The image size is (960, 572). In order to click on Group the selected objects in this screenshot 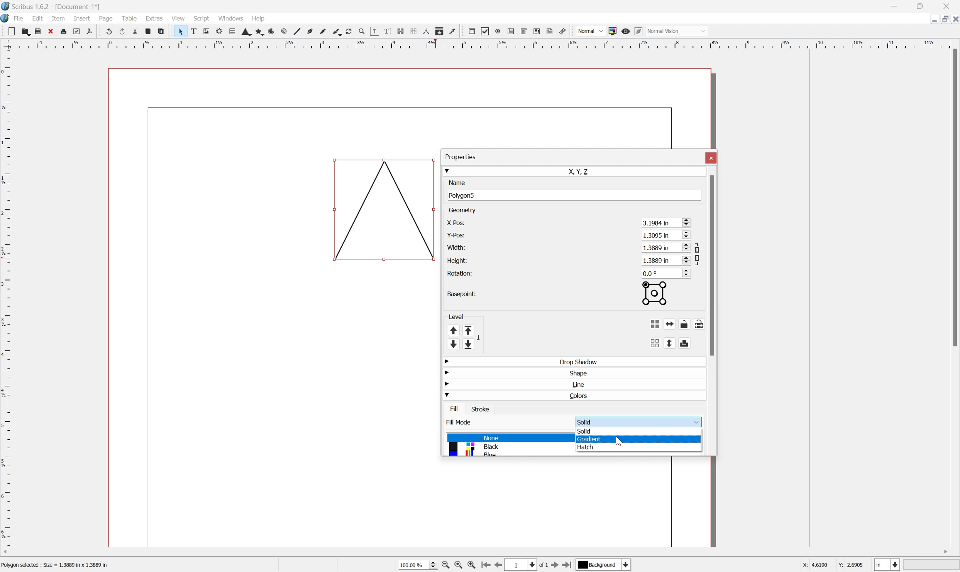, I will do `click(665, 323)`.